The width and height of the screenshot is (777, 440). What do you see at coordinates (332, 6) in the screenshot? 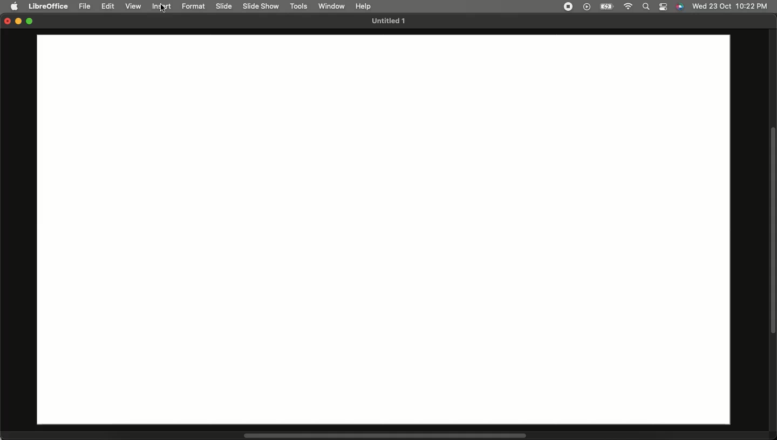
I see `Window` at bounding box center [332, 6].